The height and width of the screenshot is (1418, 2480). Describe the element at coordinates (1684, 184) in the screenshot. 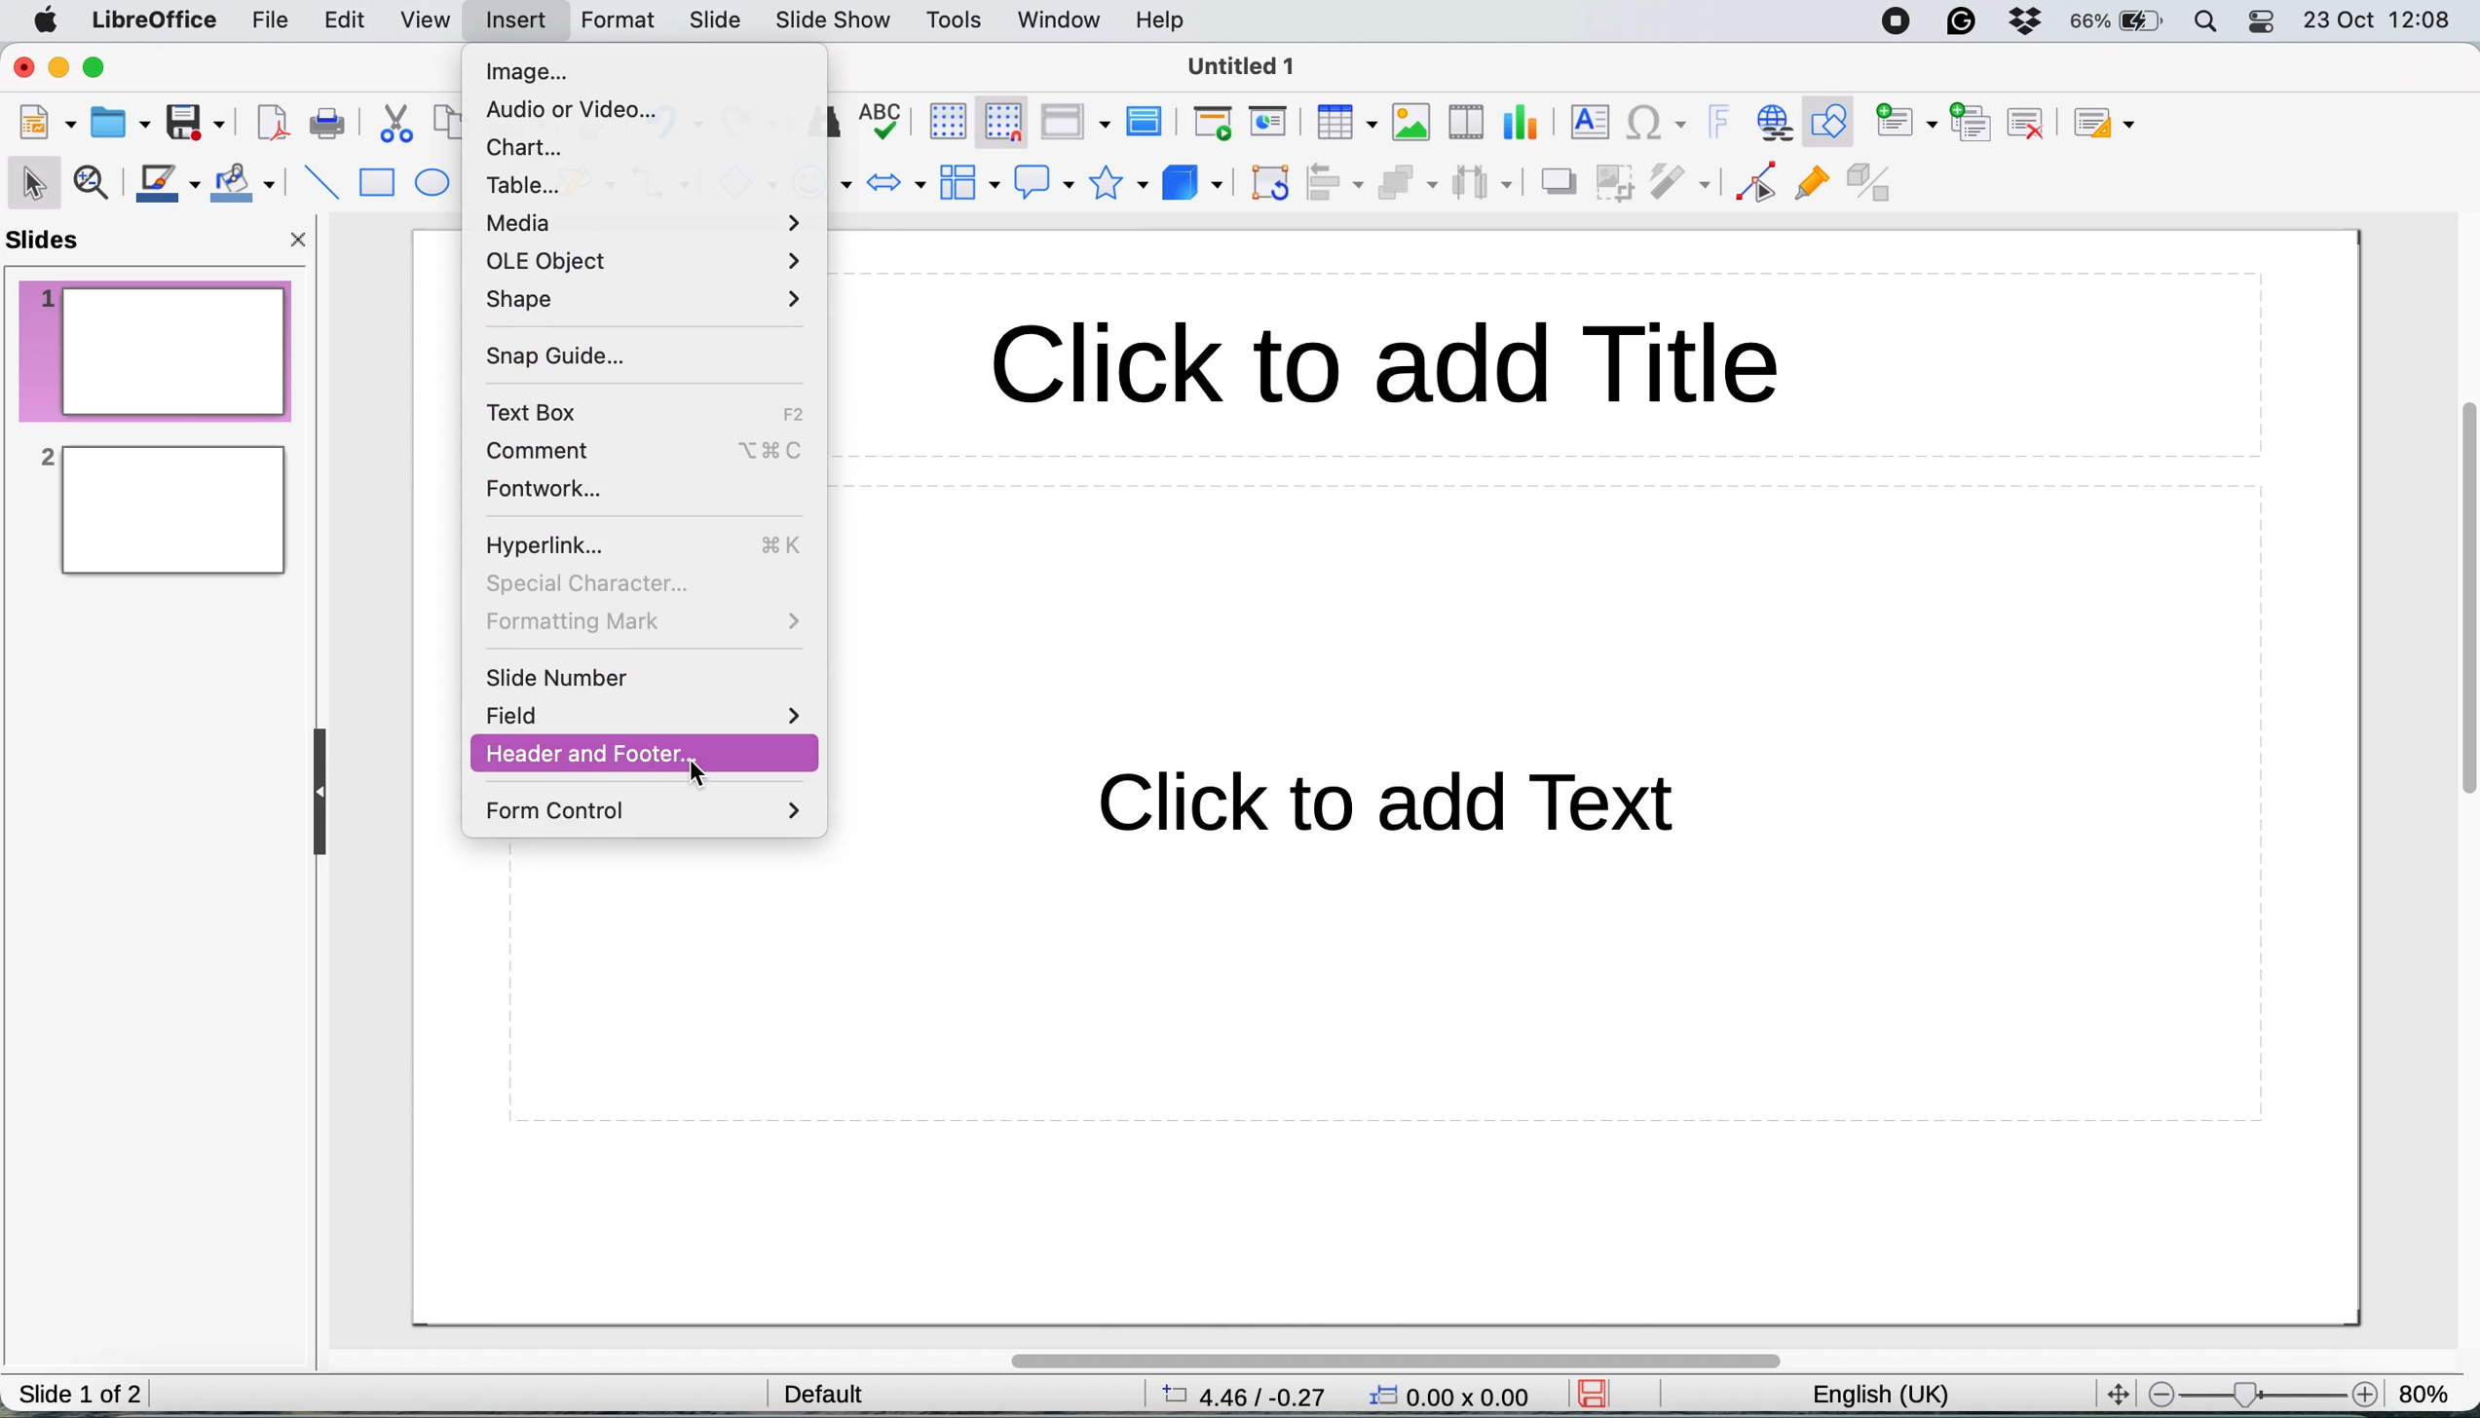

I see `filter` at that location.